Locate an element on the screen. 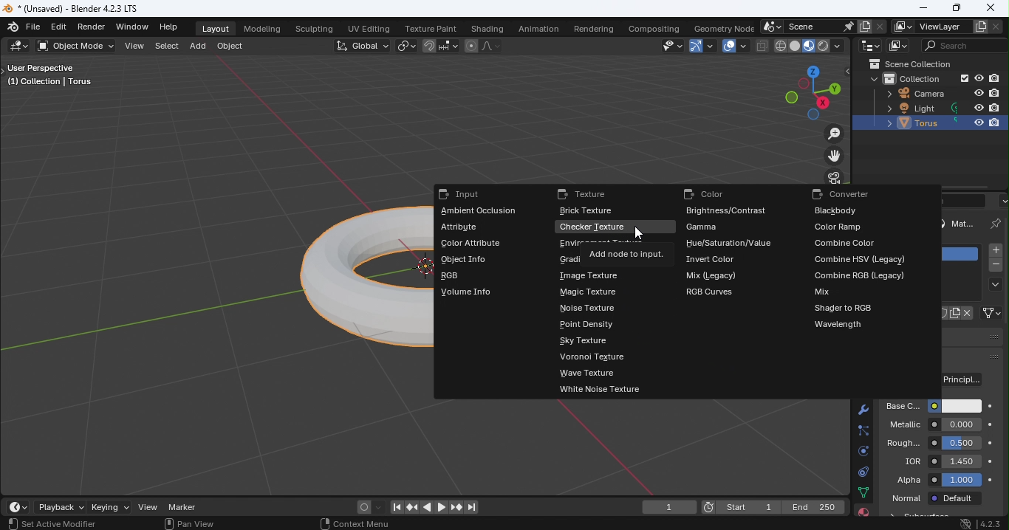 The width and height of the screenshot is (1009, 530). gradi is located at coordinates (571, 259).